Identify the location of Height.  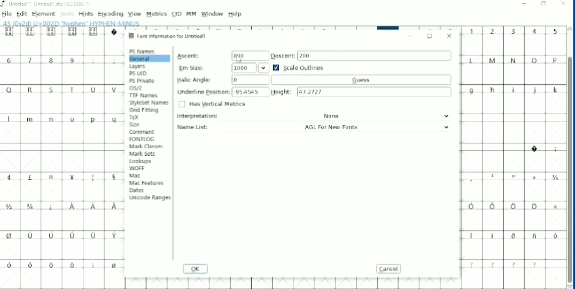
(361, 91).